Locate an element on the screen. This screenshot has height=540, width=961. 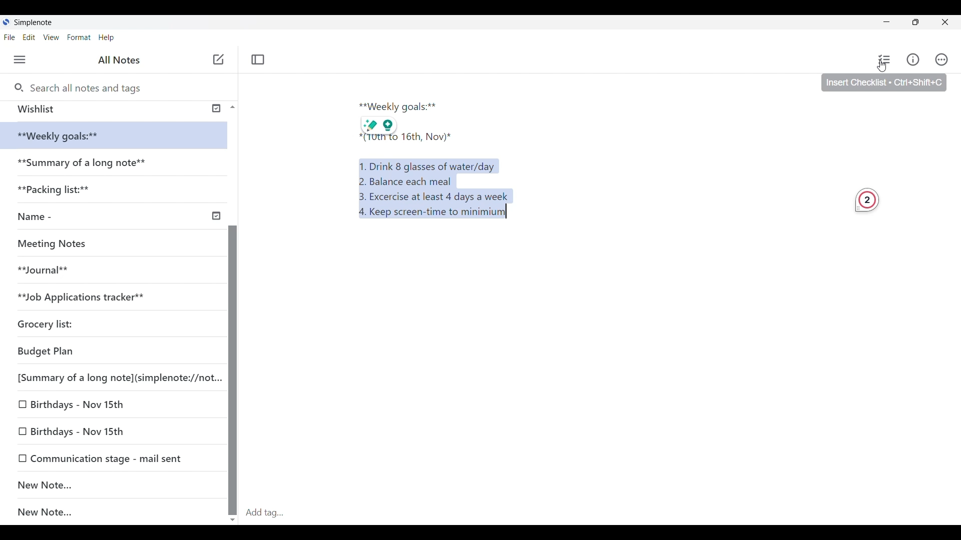
*(10th to 16th, Nov)* is located at coordinates (400, 139).